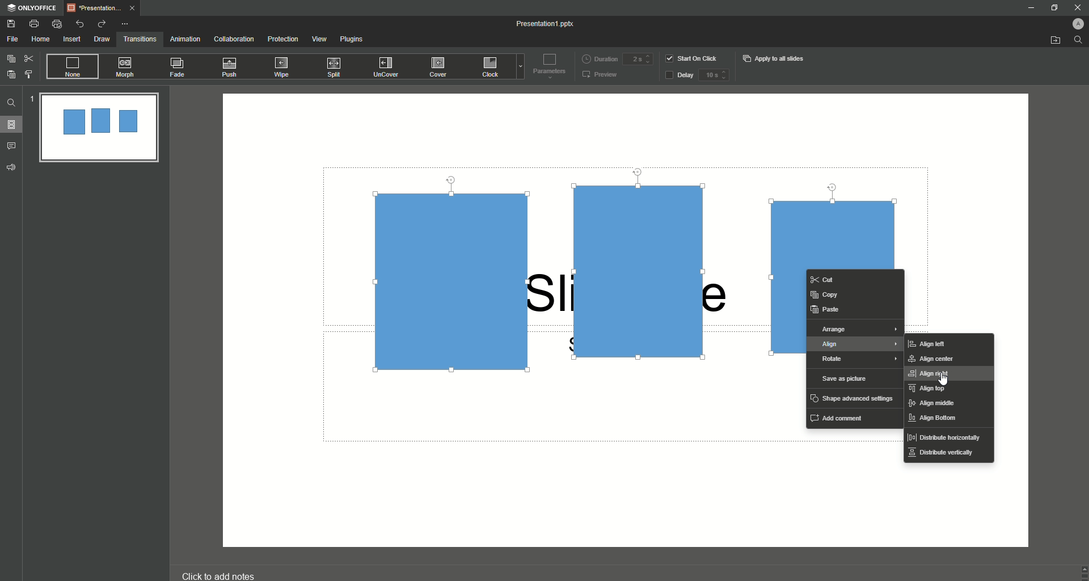  Describe the element at coordinates (442, 281) in the screenshot. I see `shape 1 selected` at that location.